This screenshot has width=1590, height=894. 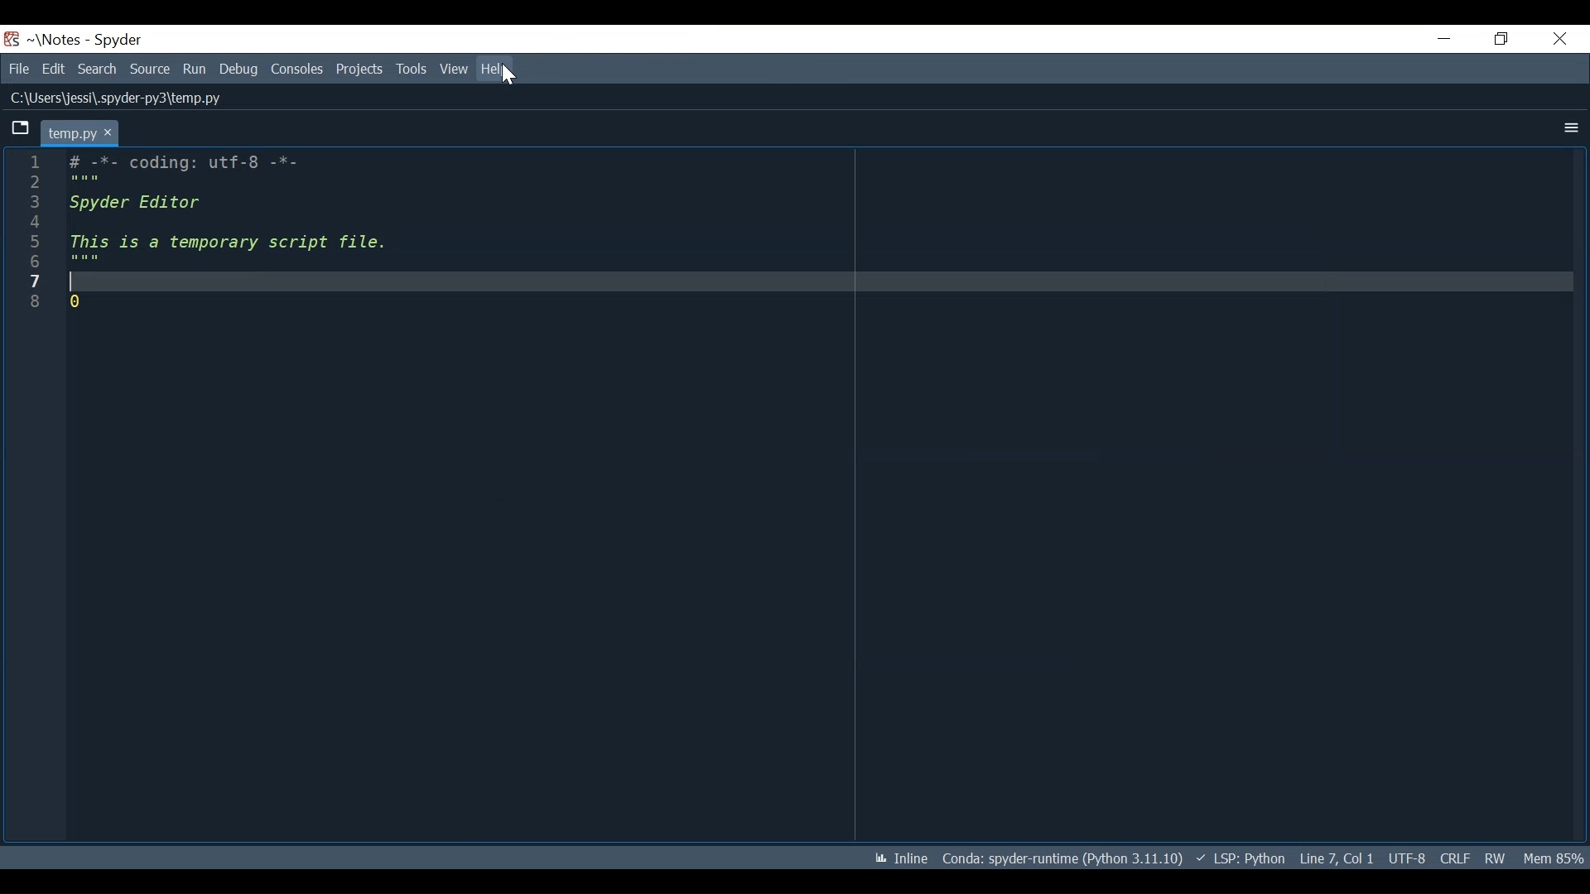 I want to click on Memory Usage, so click(x=1556, y=858).